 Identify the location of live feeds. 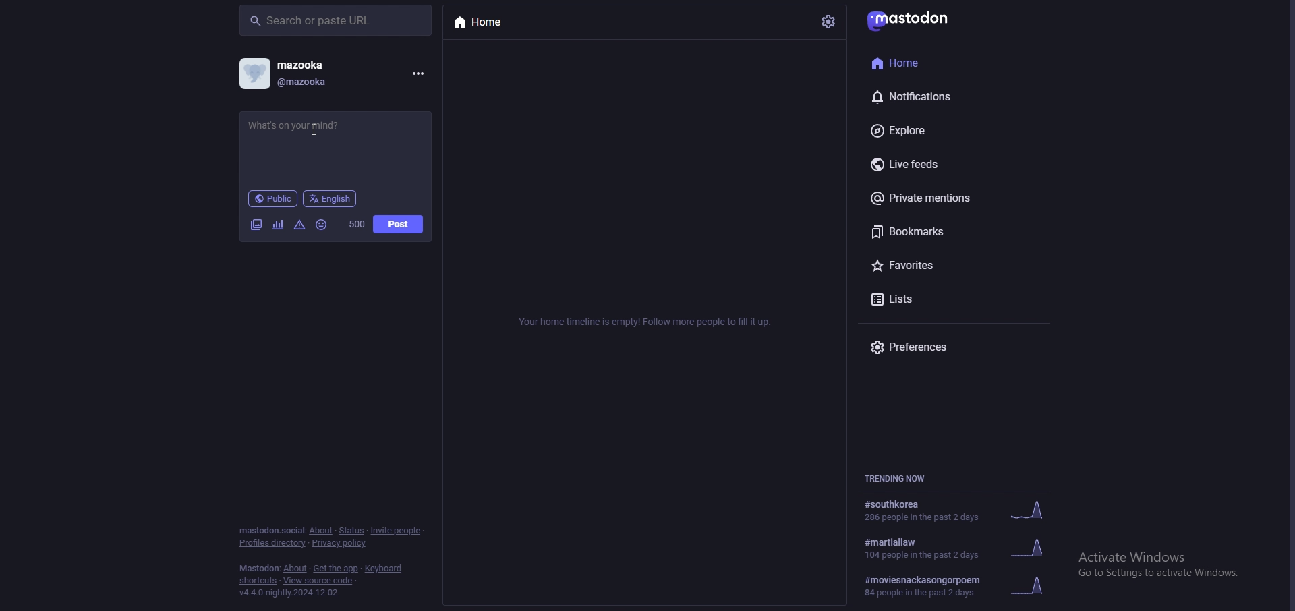
(928, 165).